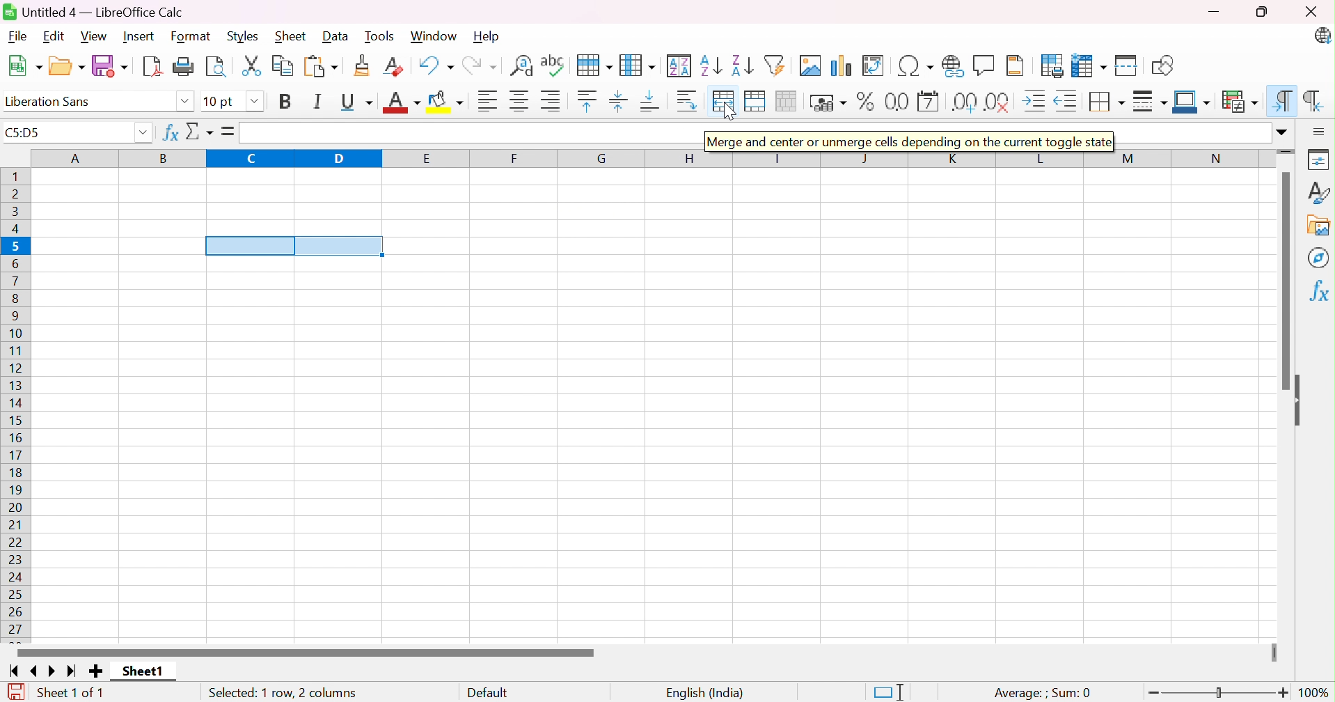 Image resolution: width=1335 pixels, height=702 pixels. Describe the element at coordinates (1052, 65) in the screenshot. I see `Define Print Area` at that location.